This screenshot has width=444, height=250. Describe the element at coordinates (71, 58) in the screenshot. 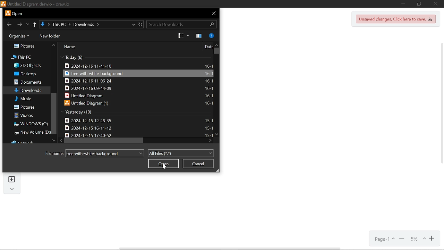

I see `files creation date` at that location.